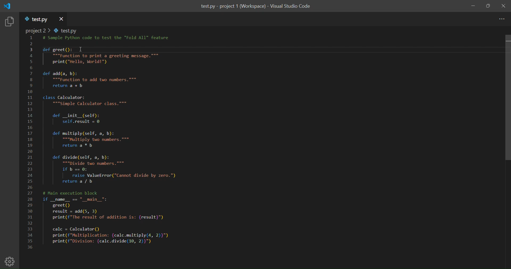 The height and width of the screenshot is (269, 511). Describe the element at coordinates (9, 6) in the screenshot. I see `logo` at that location.